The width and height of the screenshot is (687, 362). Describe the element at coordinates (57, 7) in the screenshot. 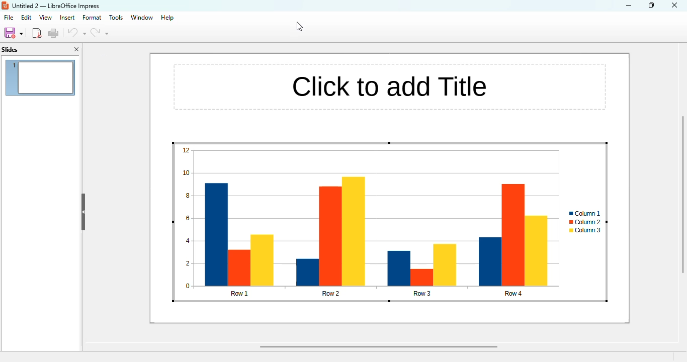

I see `title` at that location.